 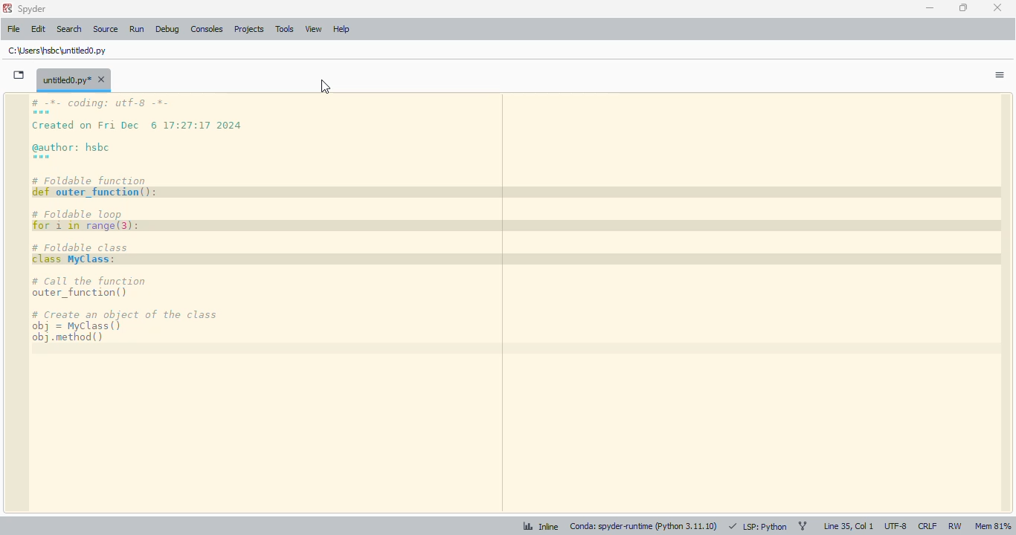 What do you see at coordinates (167, 29) in the screenshot?
I see `debug` at bounding box center [167, 29].